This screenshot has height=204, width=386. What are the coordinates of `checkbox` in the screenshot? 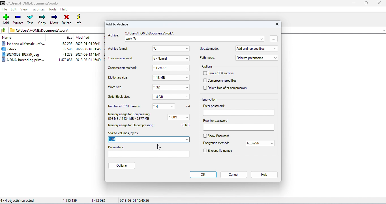 It's located at (205, 81).